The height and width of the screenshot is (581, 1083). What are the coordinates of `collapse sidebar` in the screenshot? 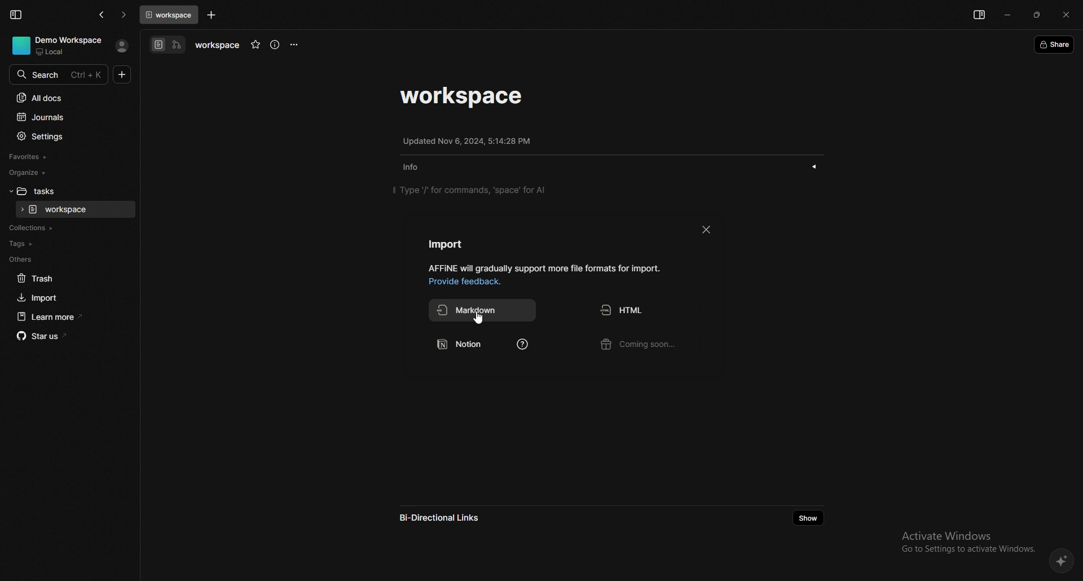 It's located at (16, 15).